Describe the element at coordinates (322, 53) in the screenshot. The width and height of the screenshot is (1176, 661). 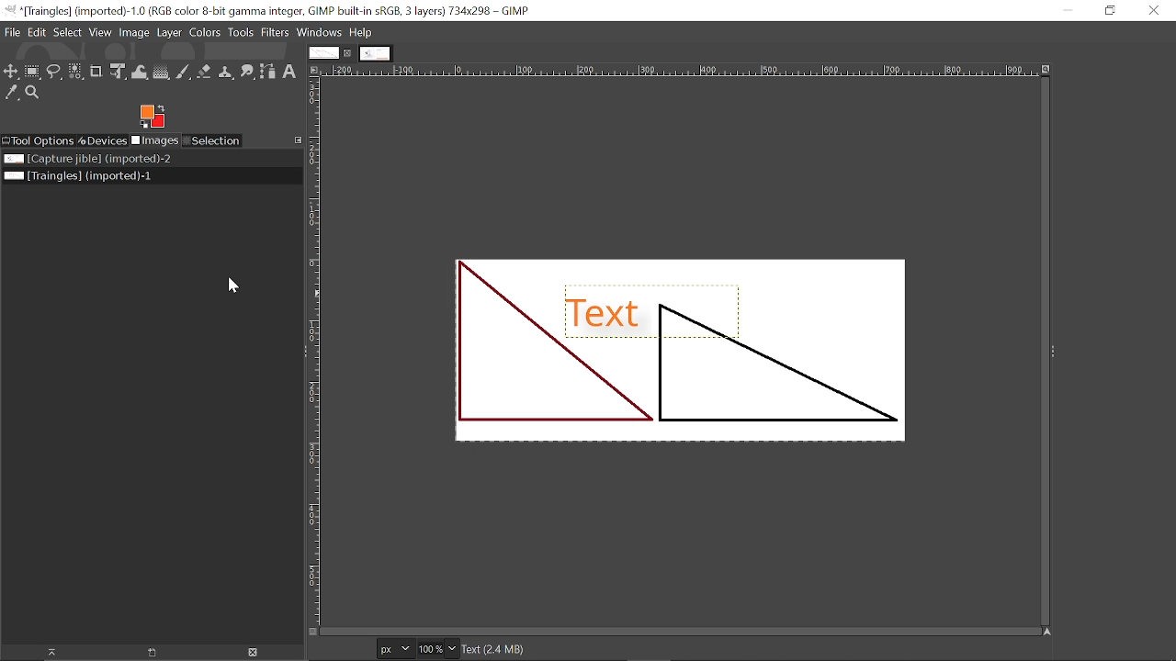
I see `Current tab` at that location.